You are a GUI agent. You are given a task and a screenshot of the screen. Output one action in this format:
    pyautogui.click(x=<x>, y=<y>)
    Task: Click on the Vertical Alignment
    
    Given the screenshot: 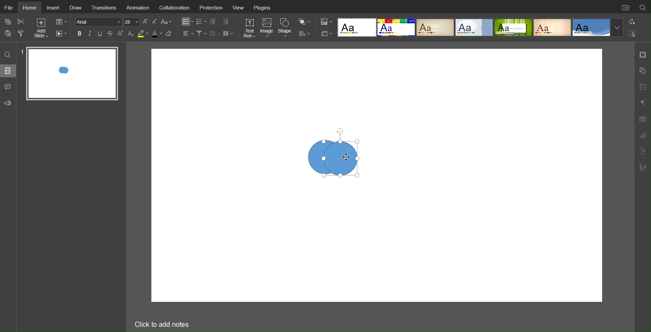 What is the action you would take?
    pyautogui.click(x=201, y=34)
    